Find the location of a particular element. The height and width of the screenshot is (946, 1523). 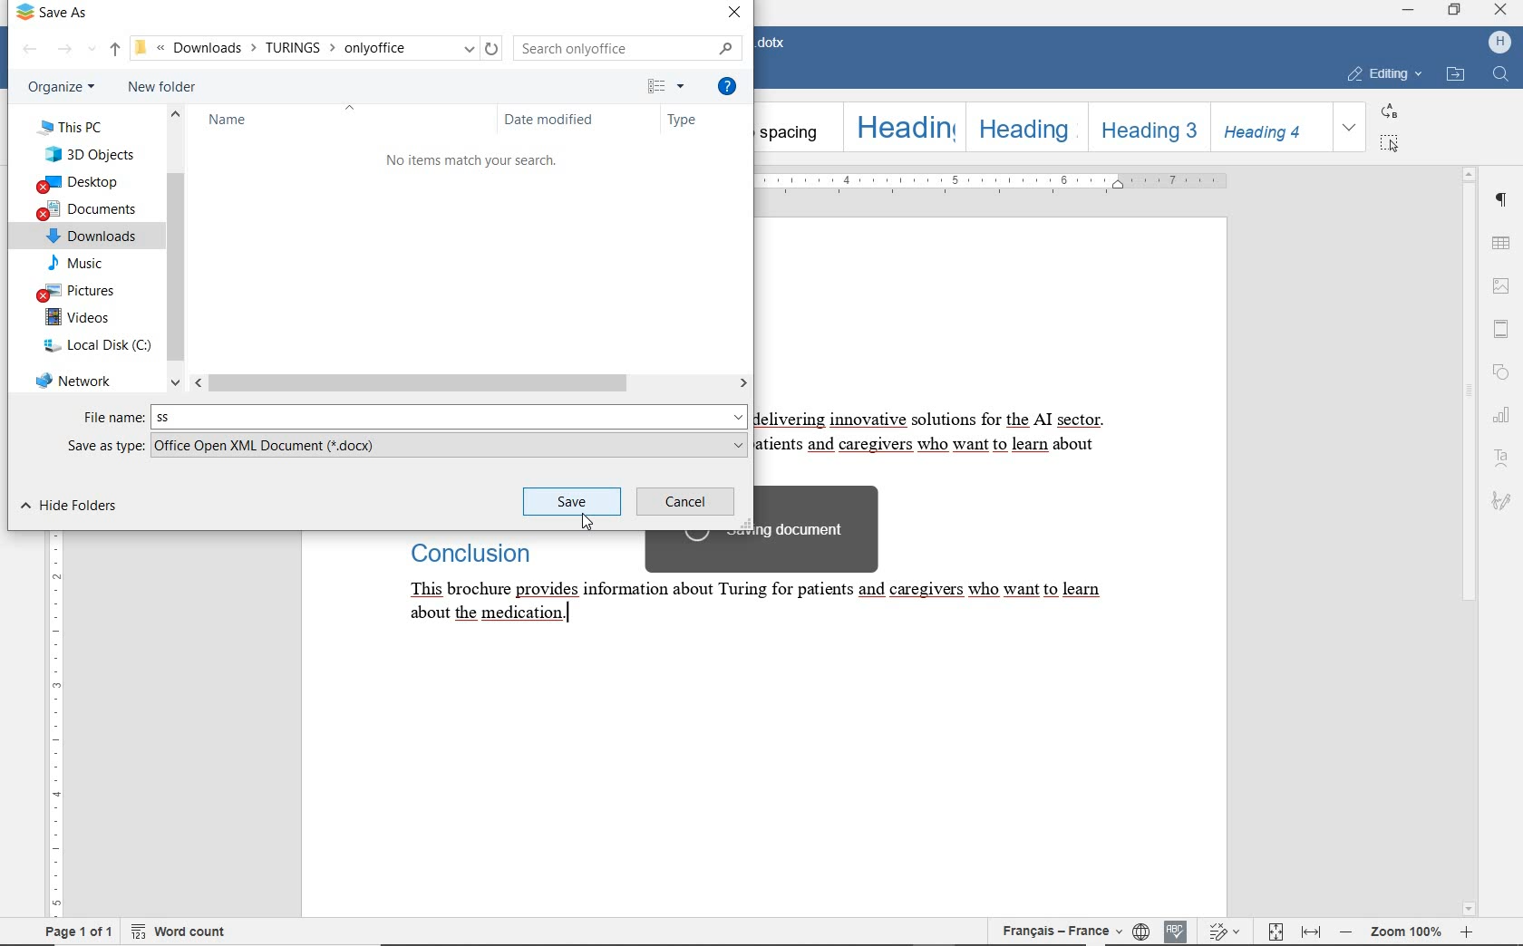

SPELL CHECKING is located at coordinates (1176, 929).